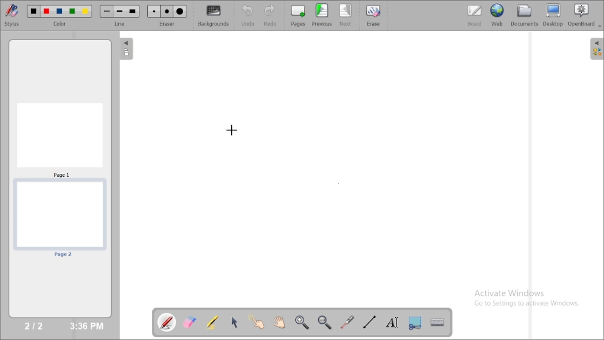  What do you see at coordinates (190, 322) in the screenshot?
I see `erase annotation` at bounding box center [190, 322].